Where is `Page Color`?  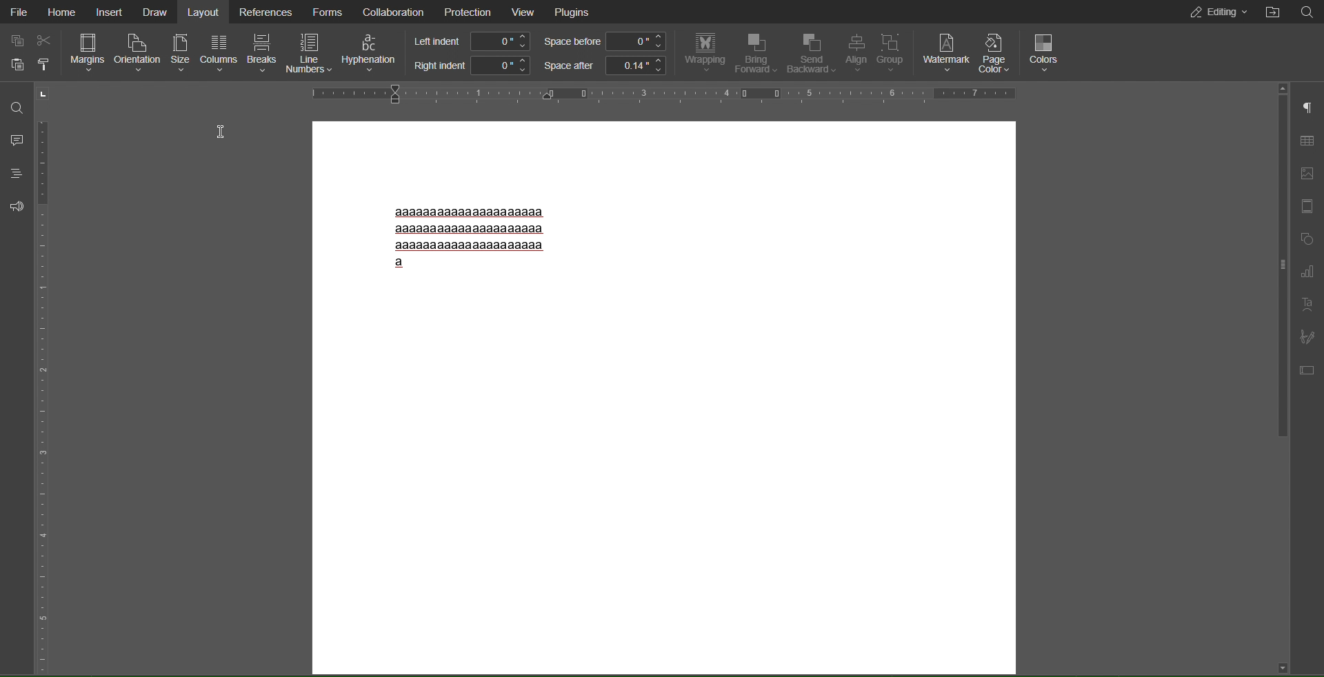 Page Color is located at coordinates (996, 52).